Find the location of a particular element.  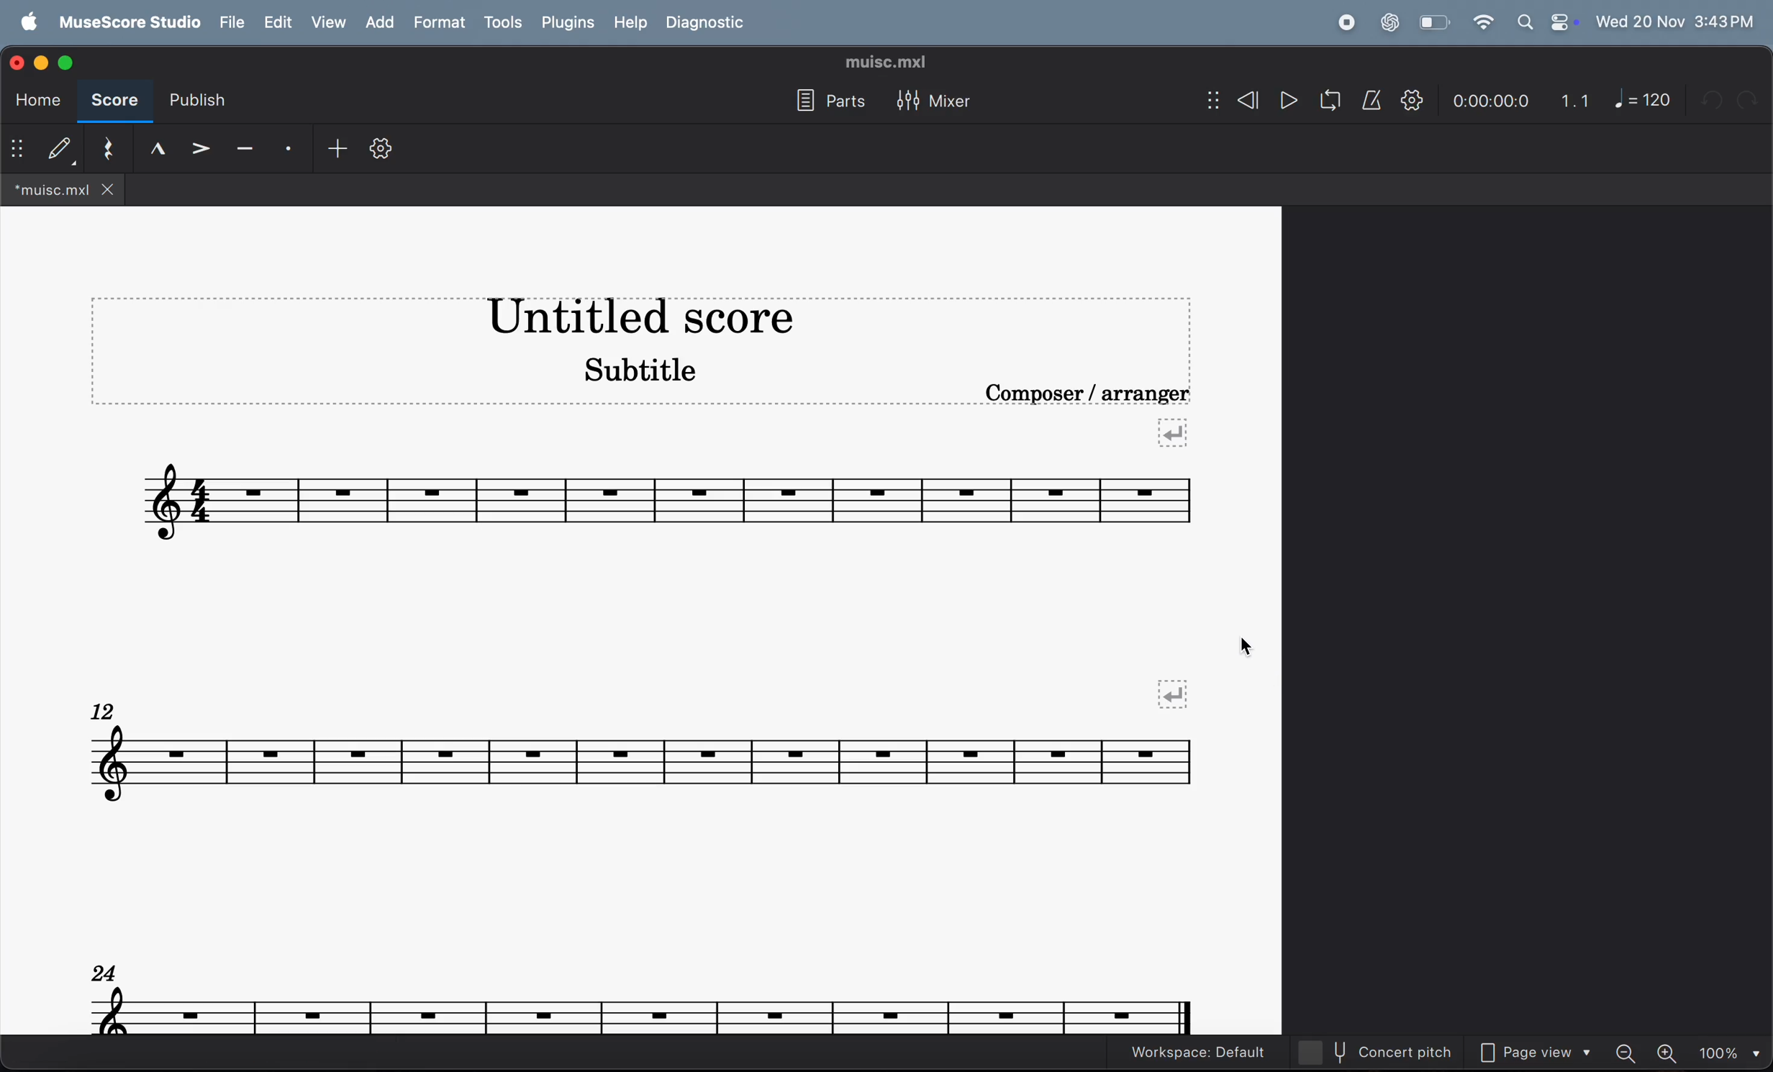

daignostic is located at coordinates (714, 22).